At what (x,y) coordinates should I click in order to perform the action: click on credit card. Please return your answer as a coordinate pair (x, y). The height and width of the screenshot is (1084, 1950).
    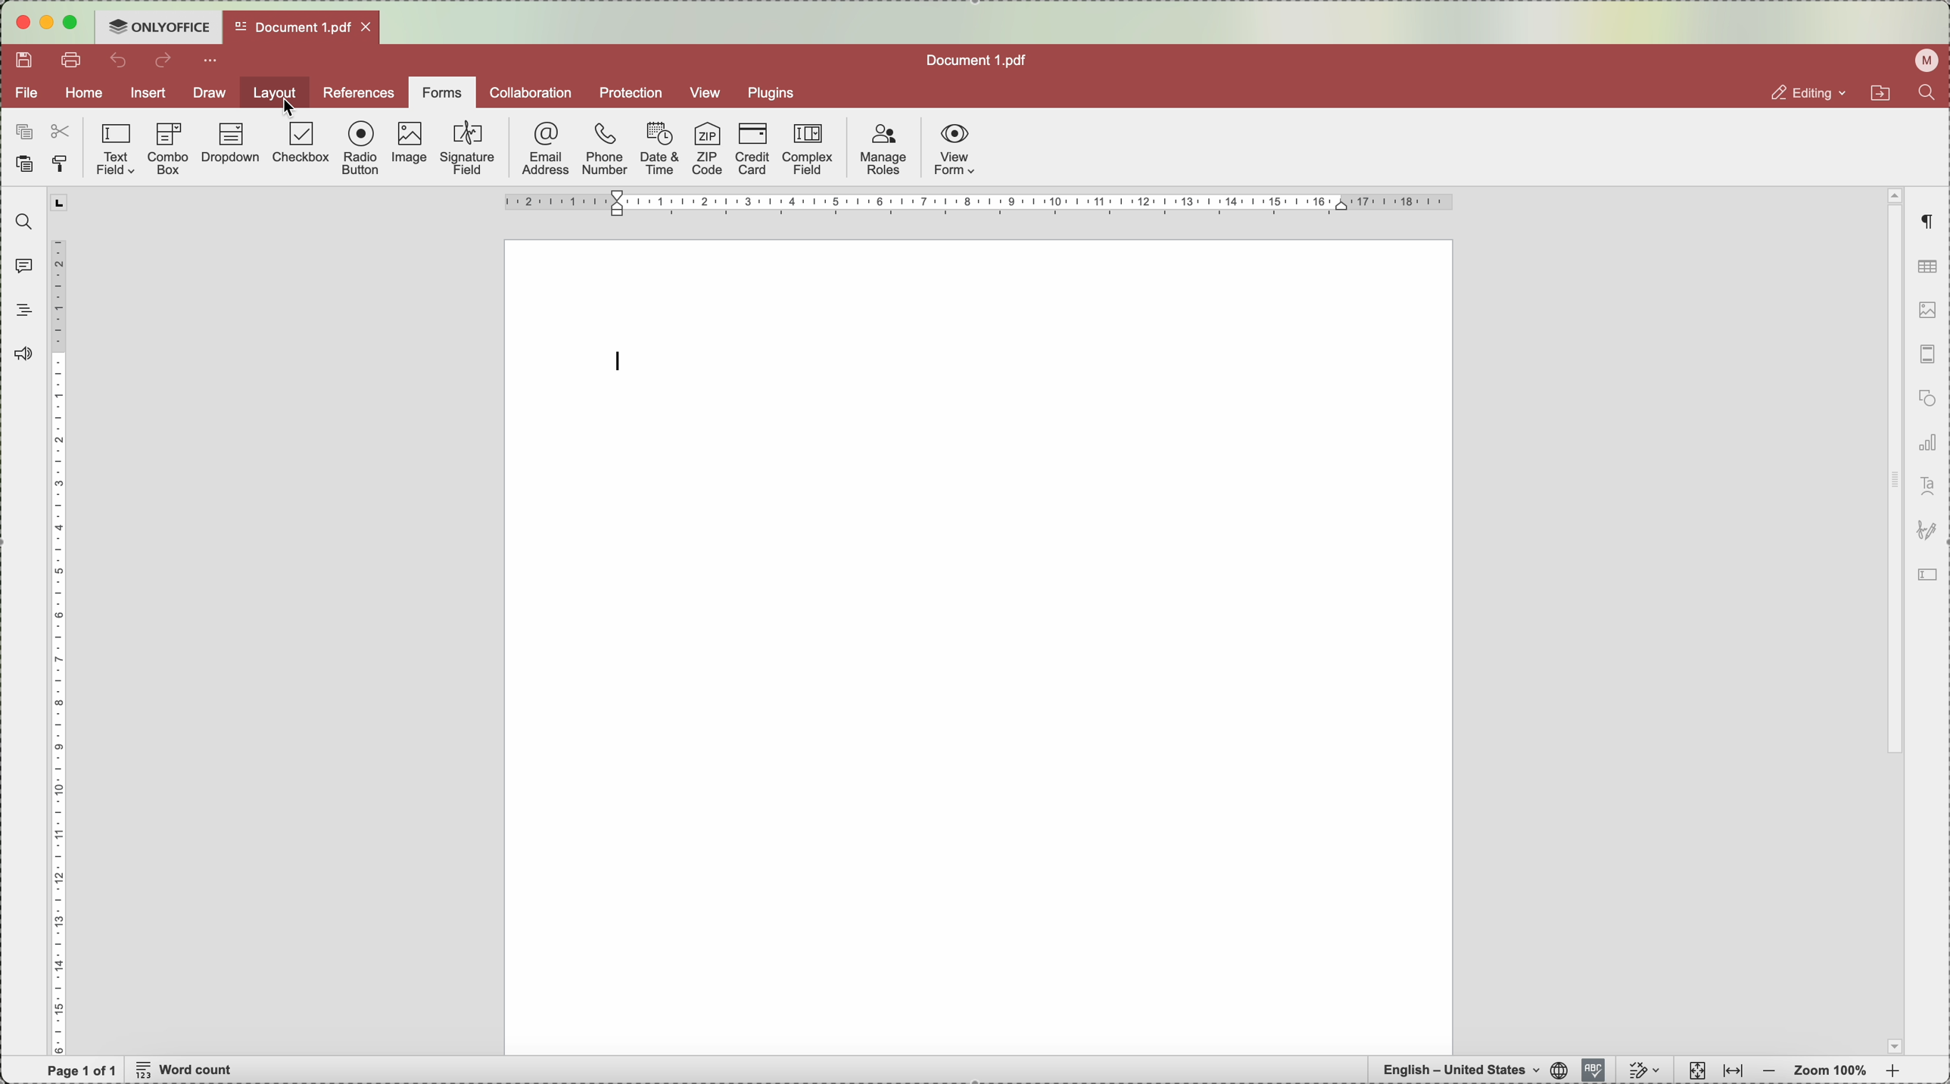
    Looking at the image, I should click on (753, 150).